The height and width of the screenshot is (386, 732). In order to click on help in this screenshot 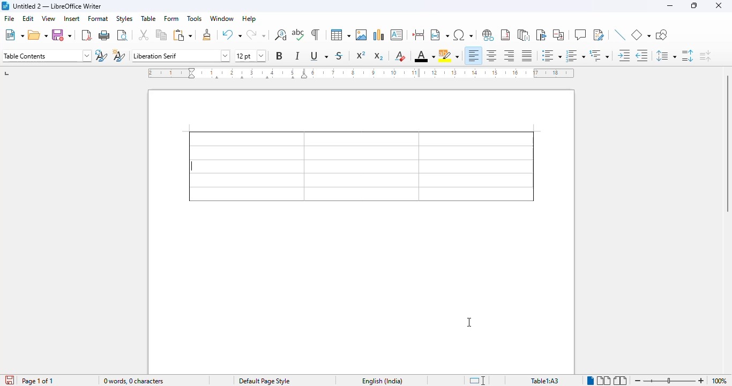, I will do `click(249, 19)`.